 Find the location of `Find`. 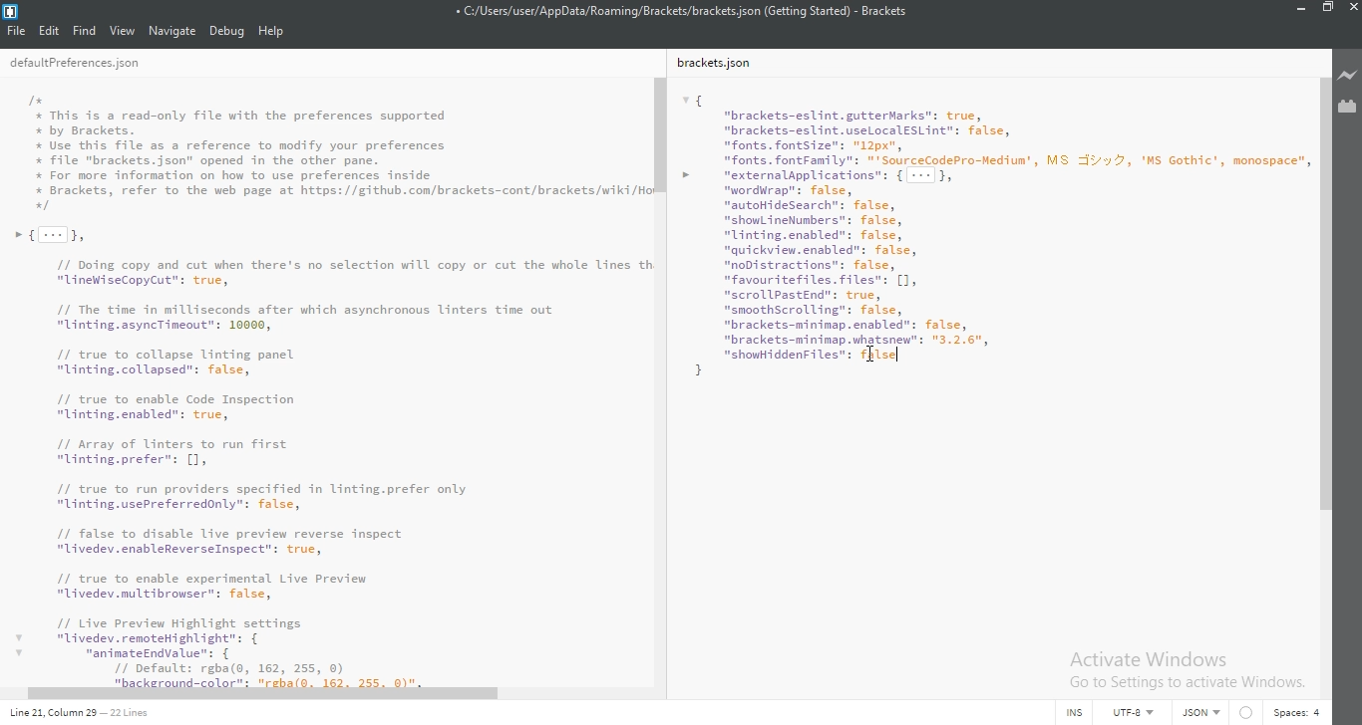

Find is located at coordinates (84, 31).